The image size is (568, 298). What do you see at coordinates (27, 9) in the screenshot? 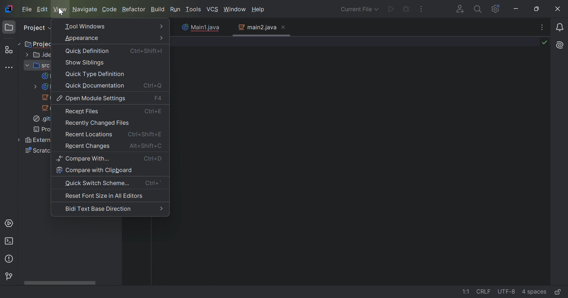
I see `File` at bounding box center [27, 9].